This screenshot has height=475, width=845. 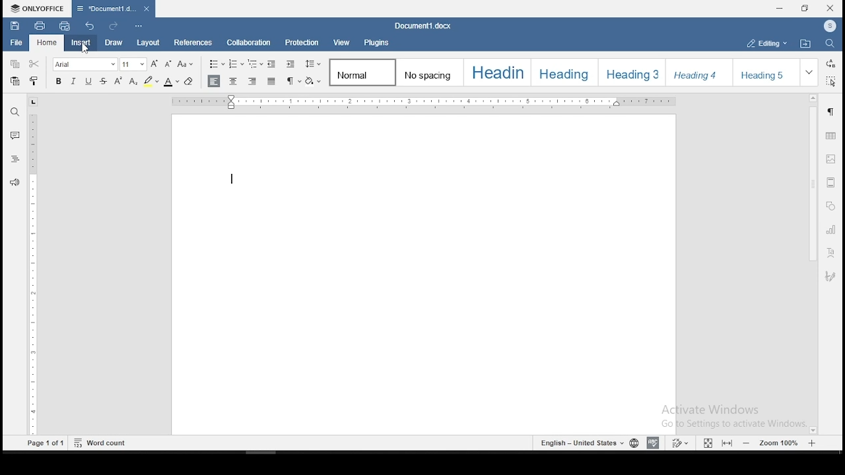 What do you see at coordinates (765, 42) in the screenshot?
I see `select workspace` at bounding box center [765, 42].